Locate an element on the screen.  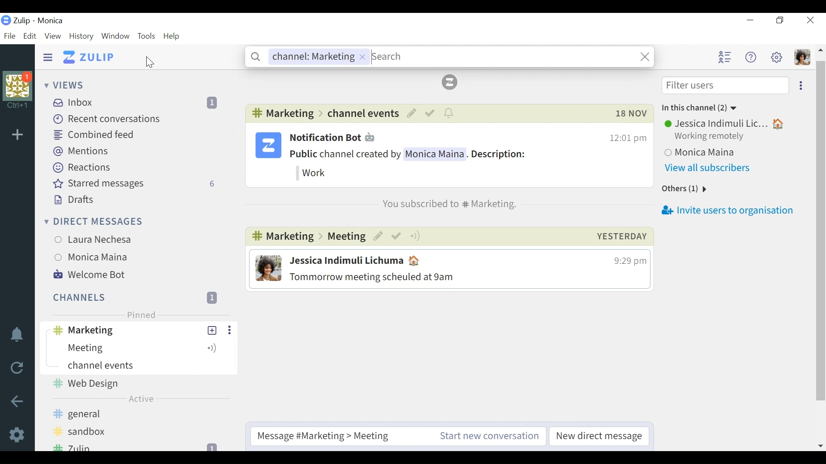
 Notification Bot 12:01 pmPublic channel created by Monica Maina. Description:Work is located at coordinates (470, 158).